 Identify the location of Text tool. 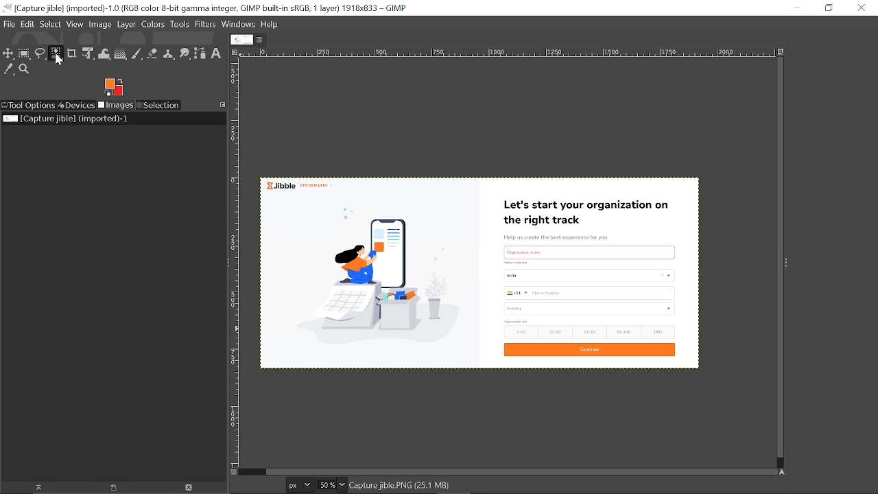
(215, 54).